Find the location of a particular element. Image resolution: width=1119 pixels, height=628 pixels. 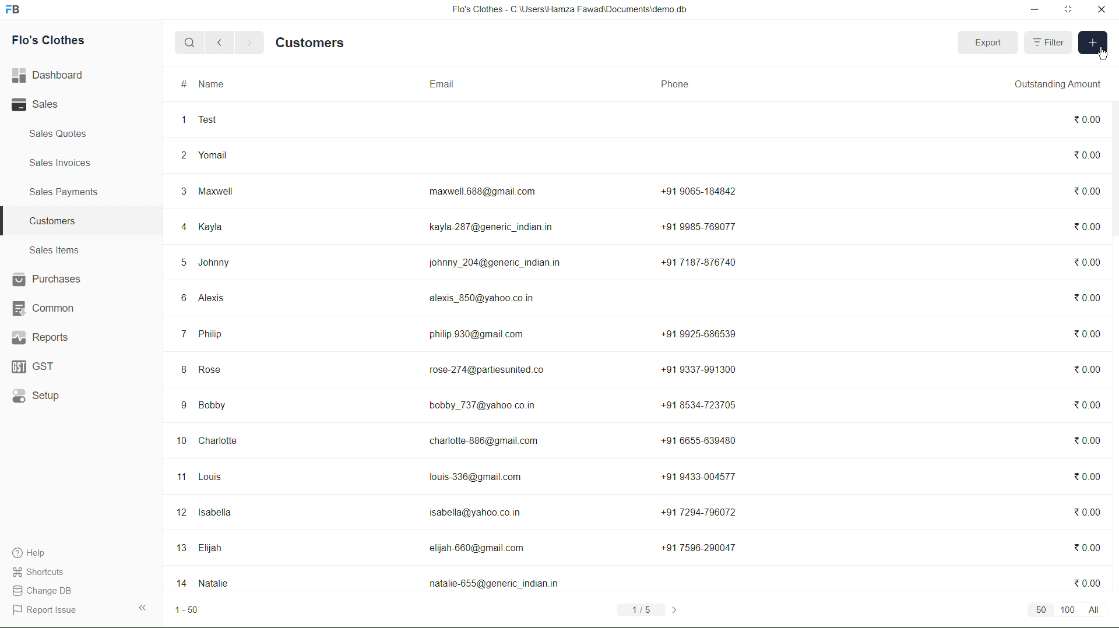

2 is located at coordinates (183, 157).